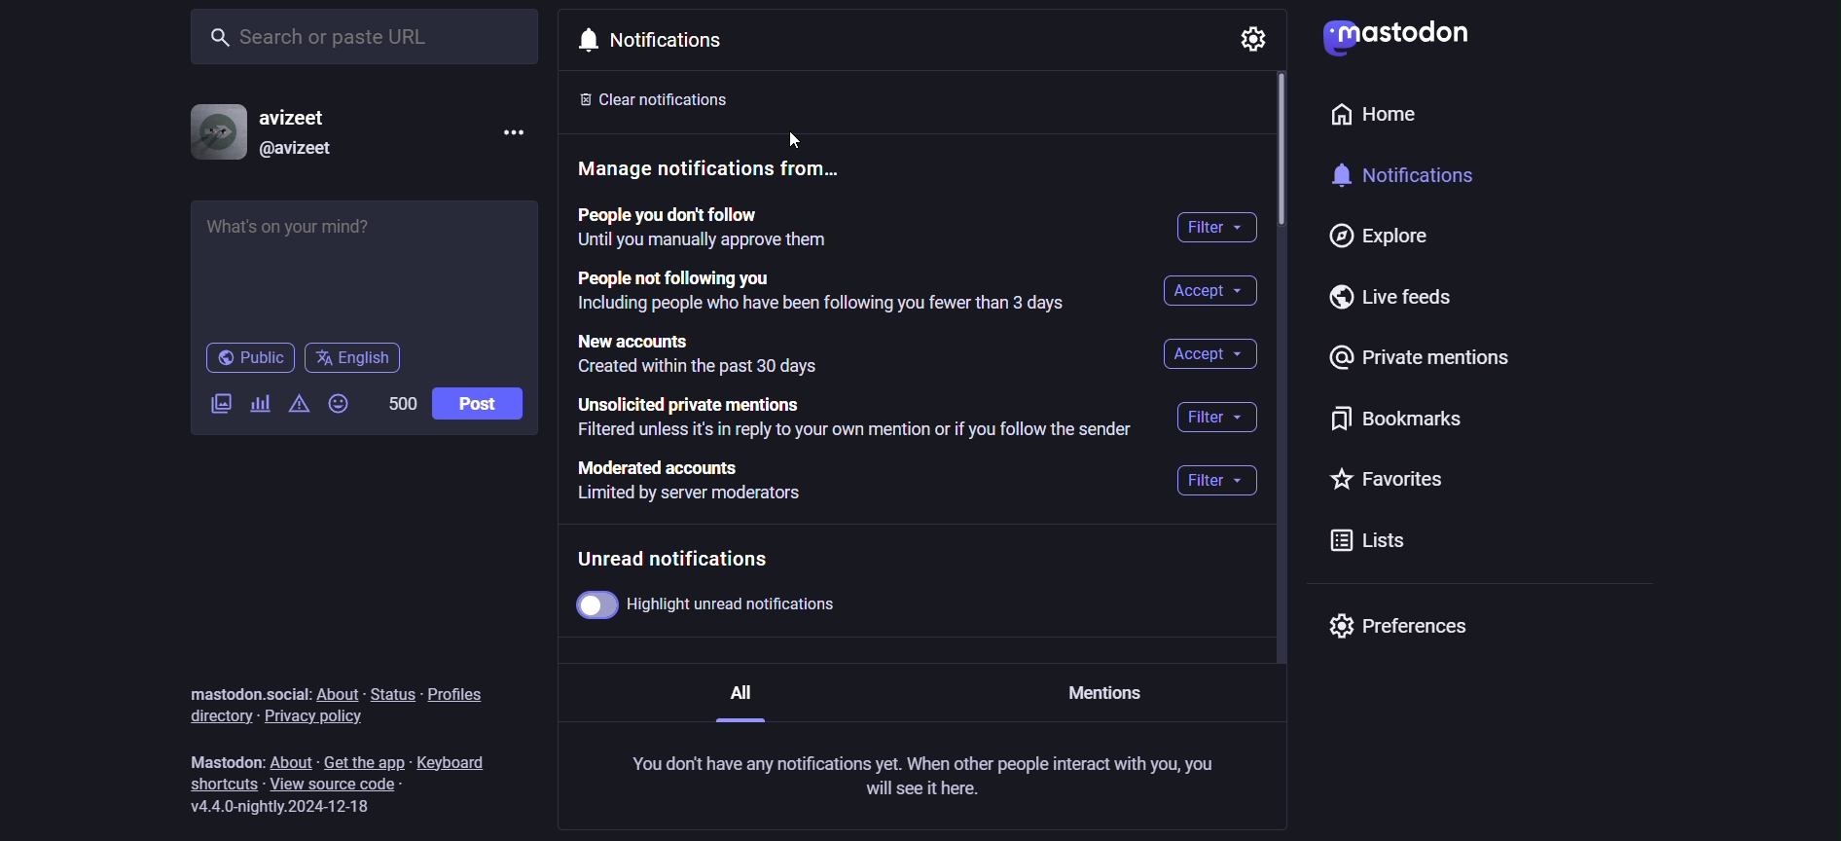 The width and height of the screenshot is (1841, 841). I want to click on emojis, so click(341, 406).